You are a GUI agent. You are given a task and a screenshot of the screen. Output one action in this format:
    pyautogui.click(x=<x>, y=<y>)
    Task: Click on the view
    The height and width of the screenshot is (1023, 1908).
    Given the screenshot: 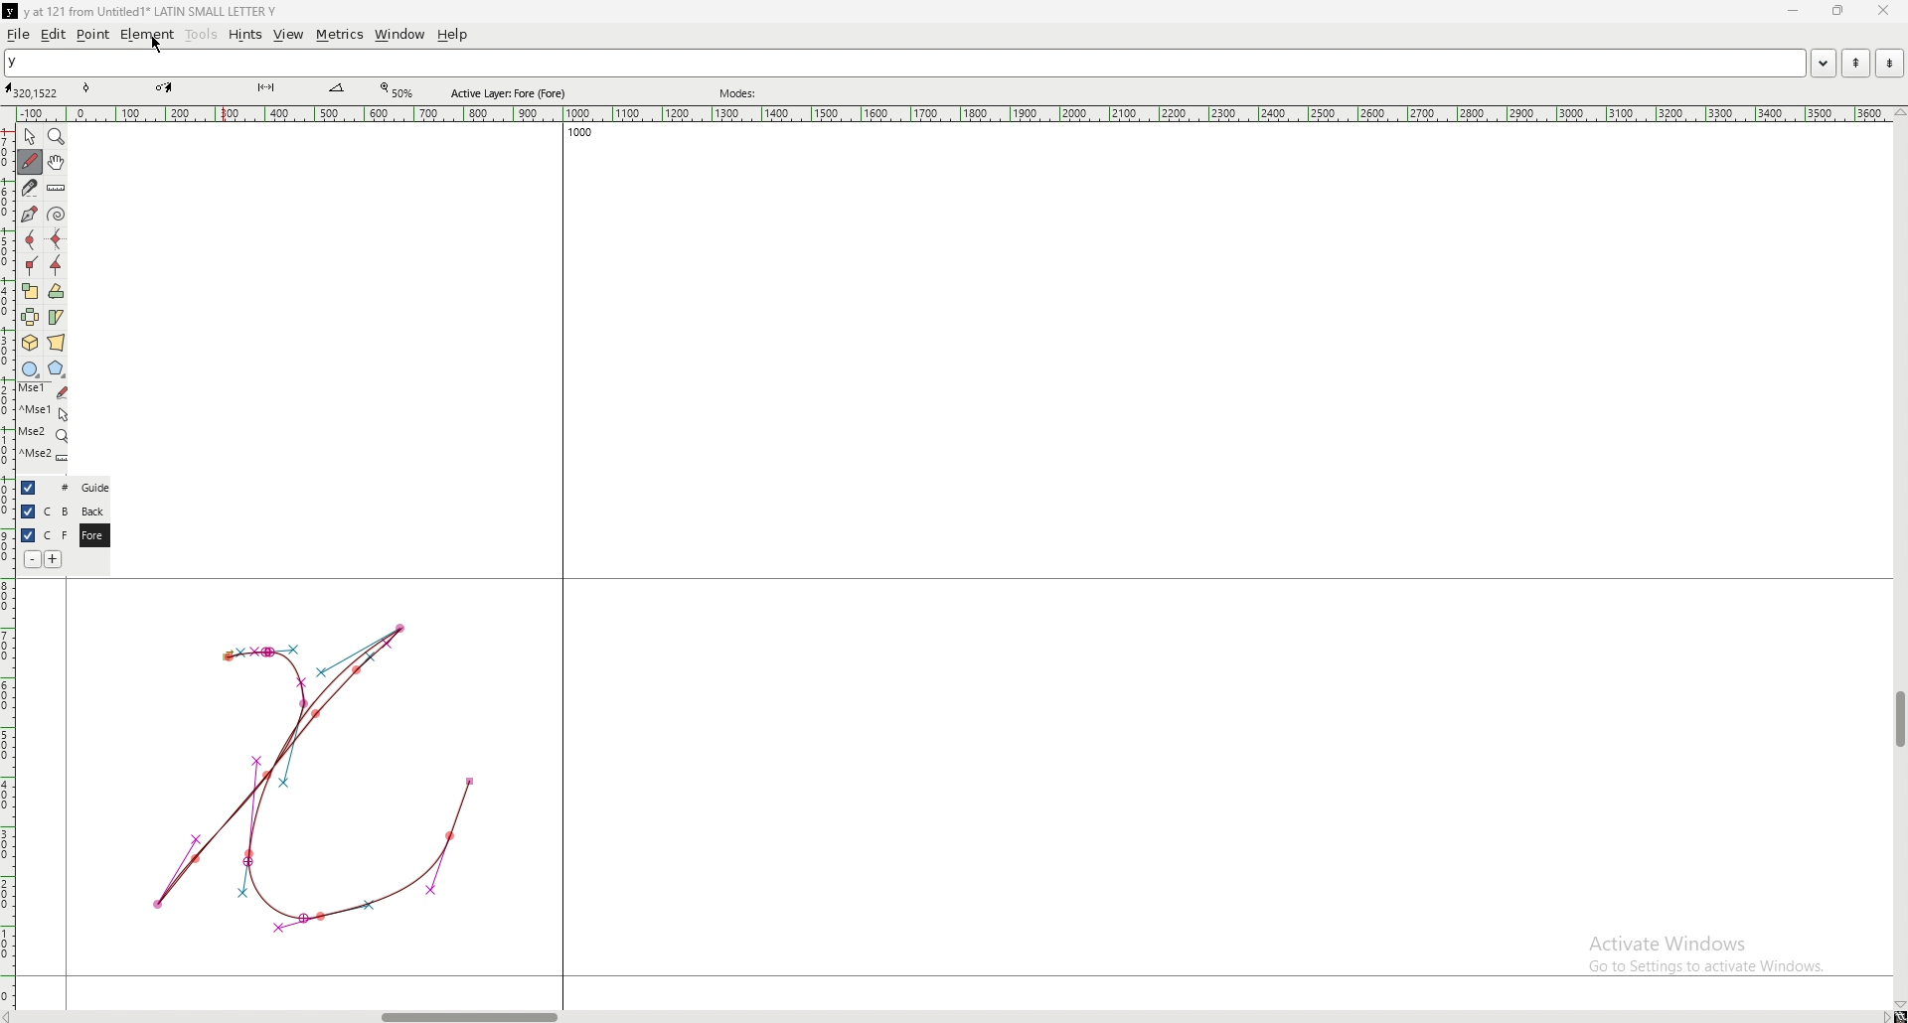 What is the action you would take?
    pyautogui.click(x=289, y=35)
    